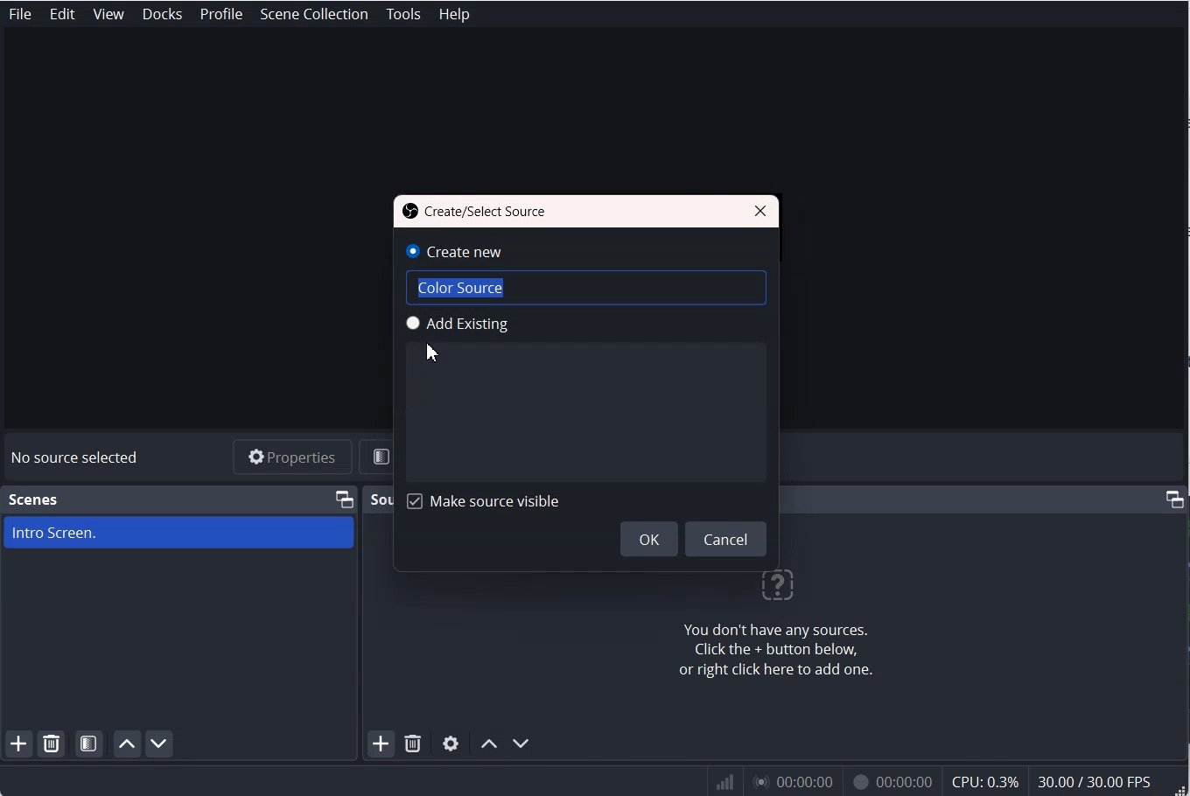  I want to click on You don't have any sources. Click the button below. or right dick here to add one, so click(778, 628).